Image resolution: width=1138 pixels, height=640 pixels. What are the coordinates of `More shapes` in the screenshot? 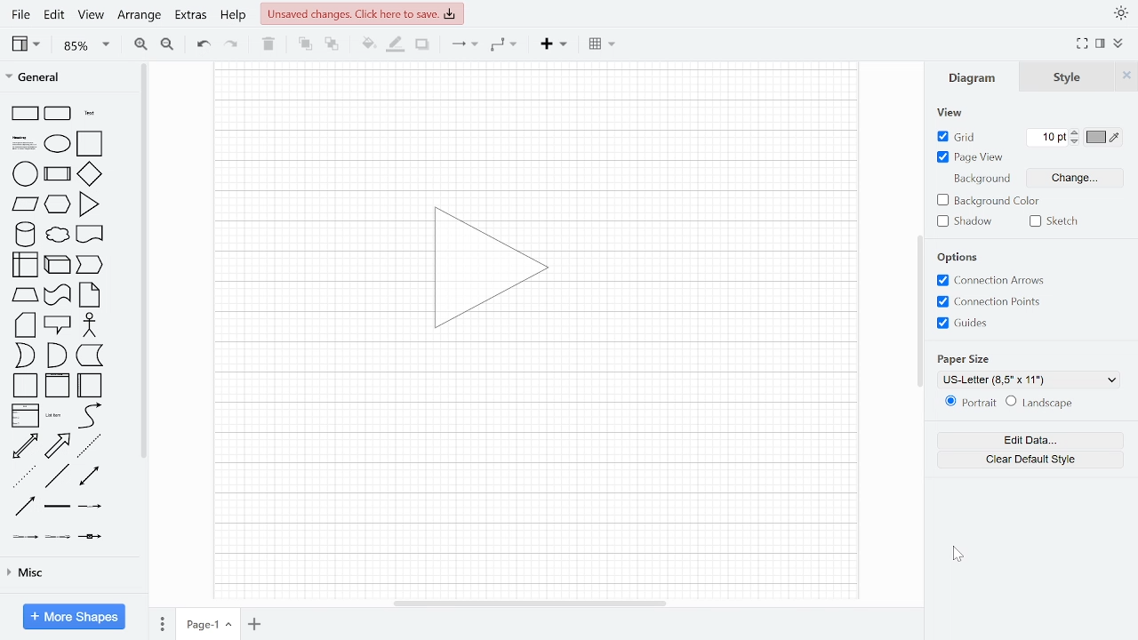 It's located at (74, 616).